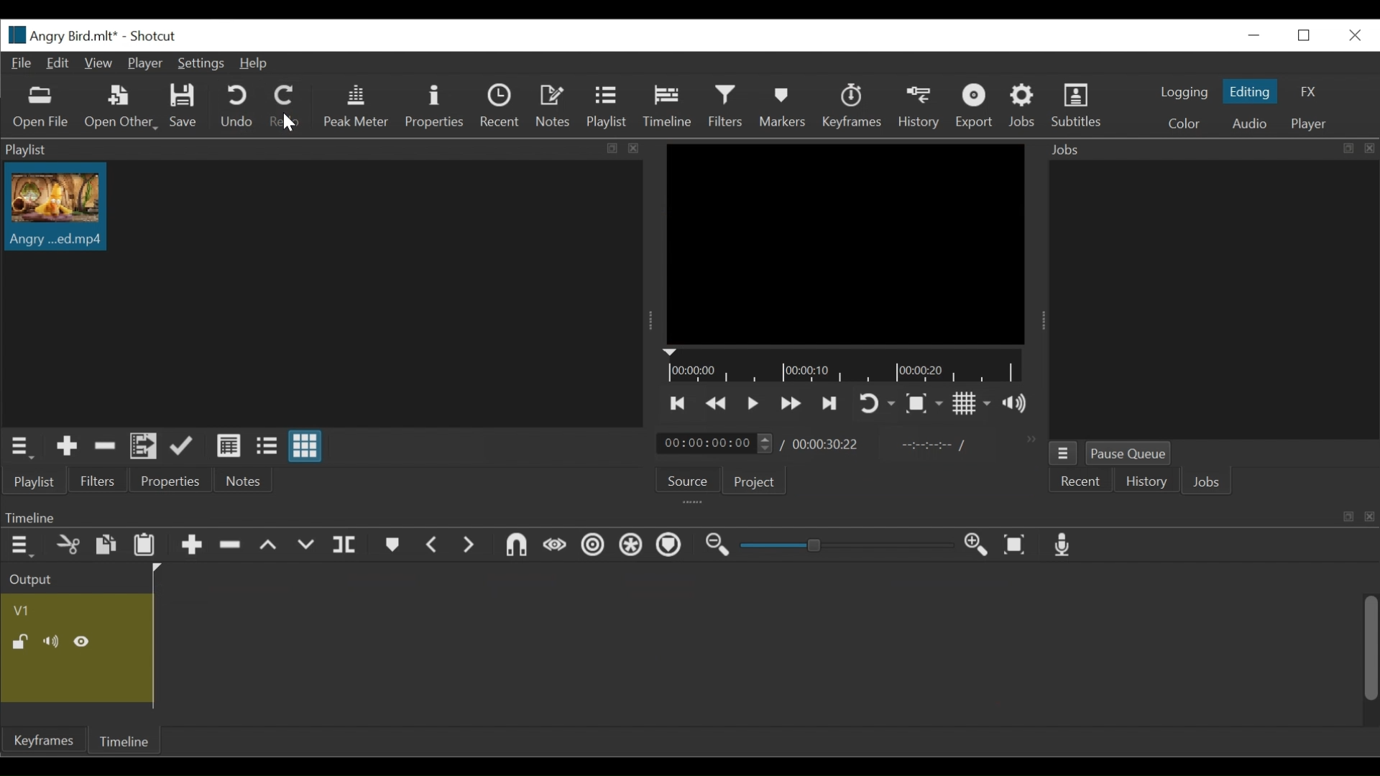 This screenshot has width=1380, height=776. I want to click on View as files, so click(266, 445).